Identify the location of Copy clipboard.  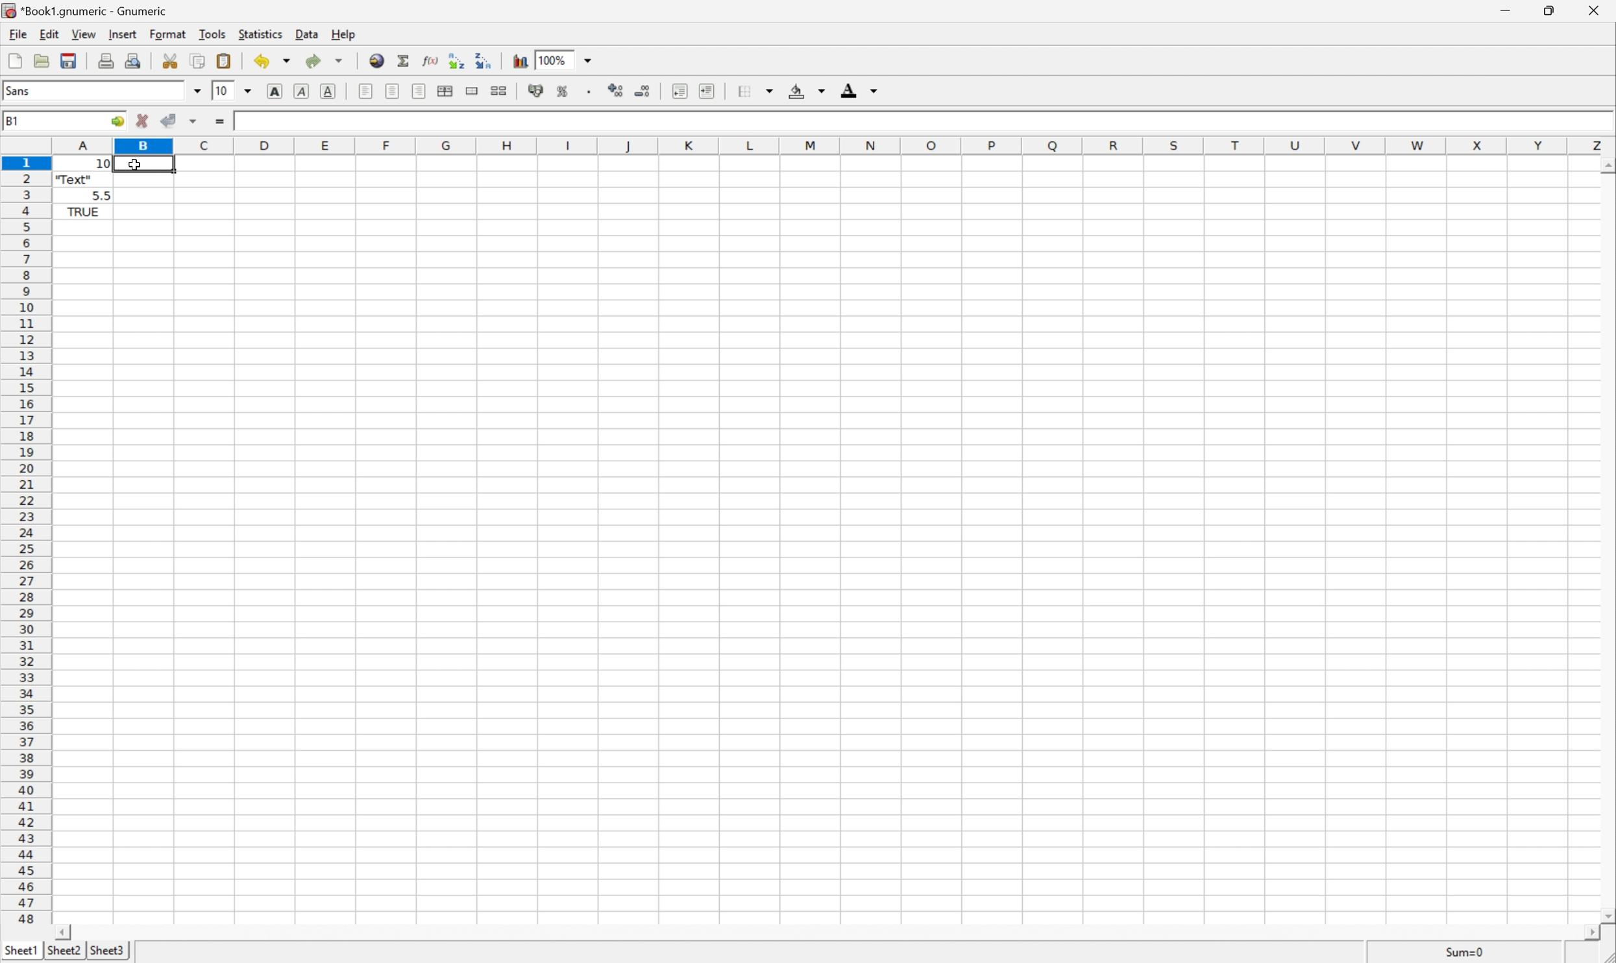
(198, 61).